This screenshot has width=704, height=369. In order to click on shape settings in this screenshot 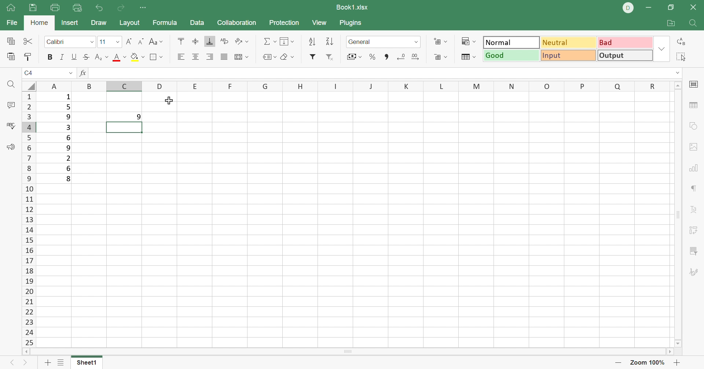, I will do `click(696, 127)`.